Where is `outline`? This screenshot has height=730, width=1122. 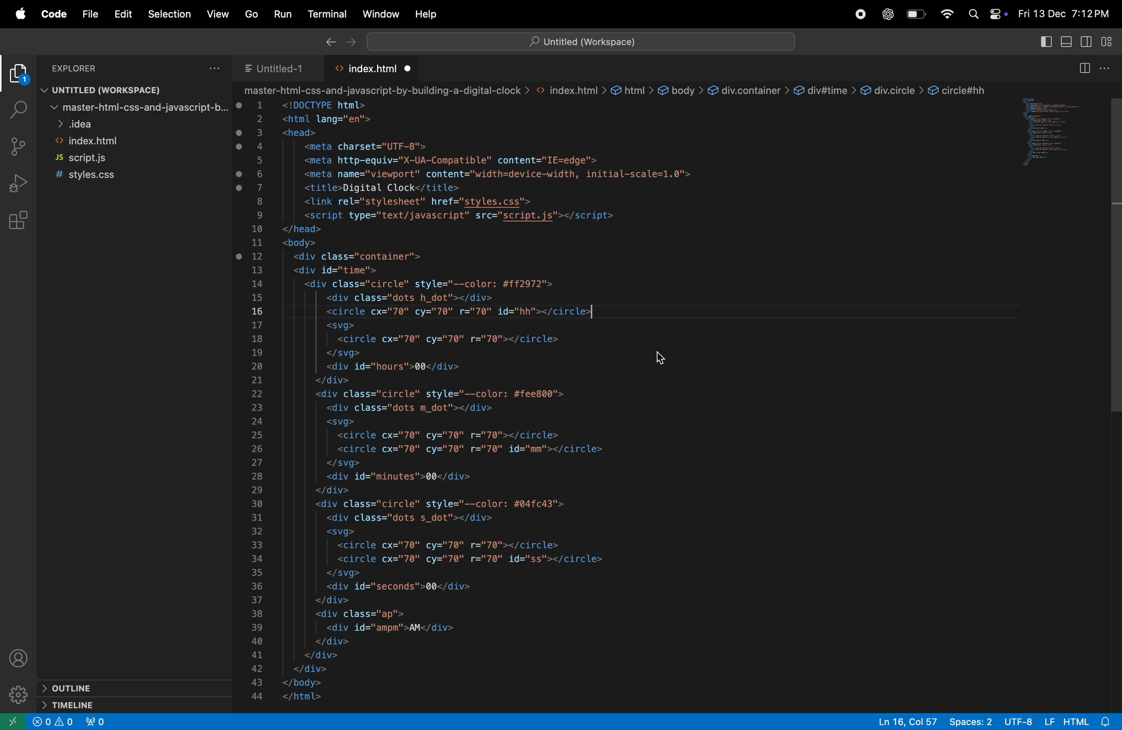 outline is located at coordinates (98, 688).